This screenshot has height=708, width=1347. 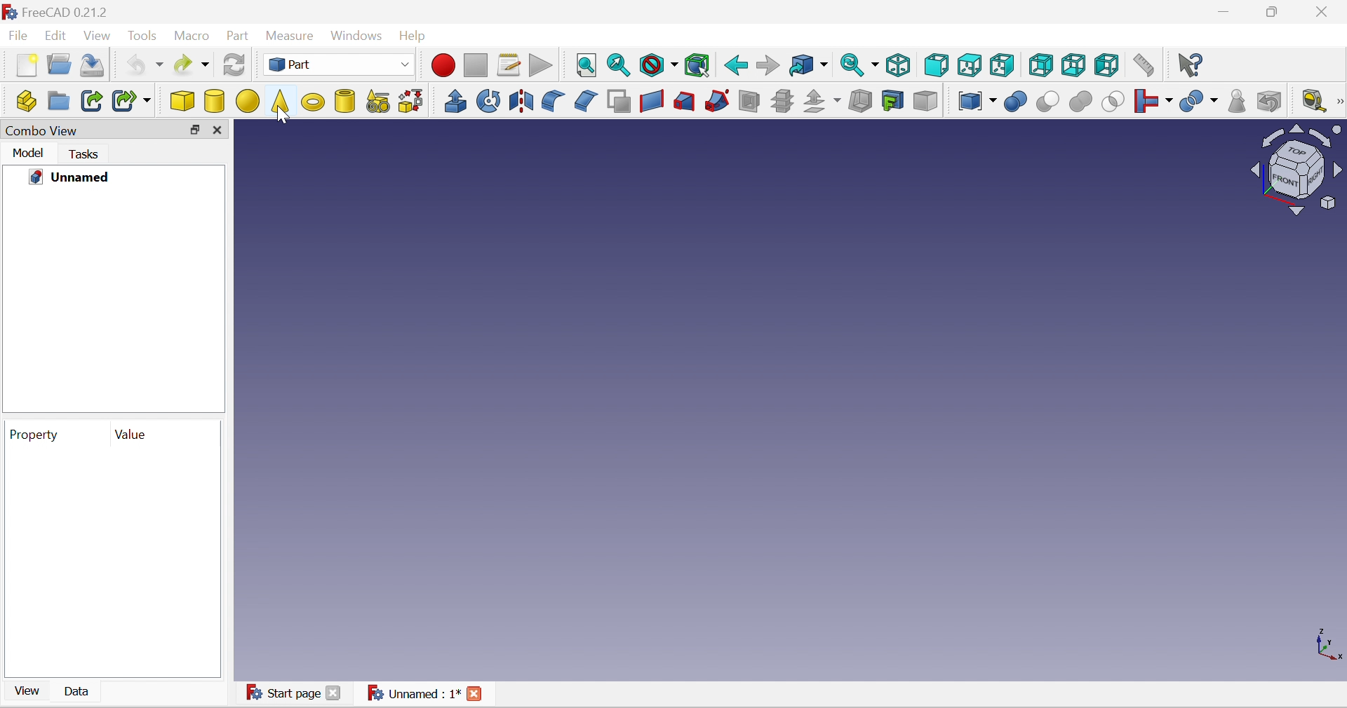 What do you see at coordinates (97, 36) in the screenshot?
I see `View` at bounding box center [97, 36].